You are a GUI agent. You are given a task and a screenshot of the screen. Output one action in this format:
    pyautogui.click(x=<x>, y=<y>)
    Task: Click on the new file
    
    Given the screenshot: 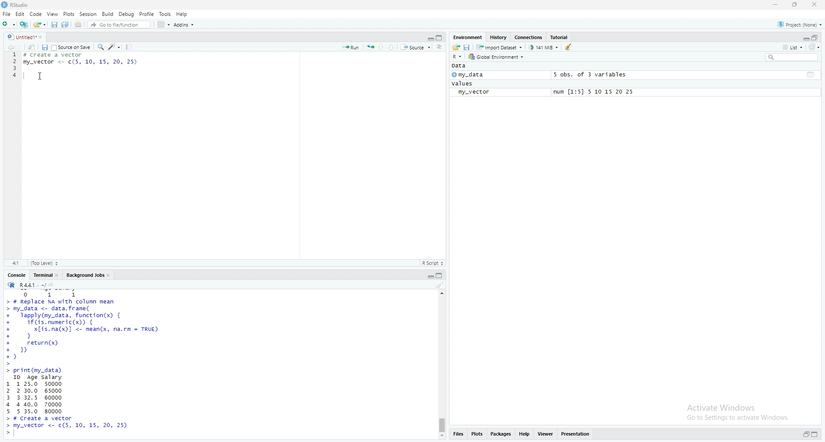 What is the action you would take?
    pyautogui.click(x=9, y=25)
    